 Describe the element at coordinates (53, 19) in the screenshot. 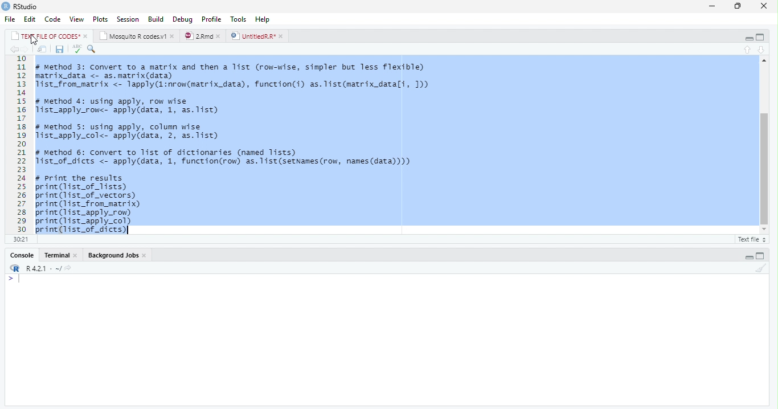

I see `Code` at that location.